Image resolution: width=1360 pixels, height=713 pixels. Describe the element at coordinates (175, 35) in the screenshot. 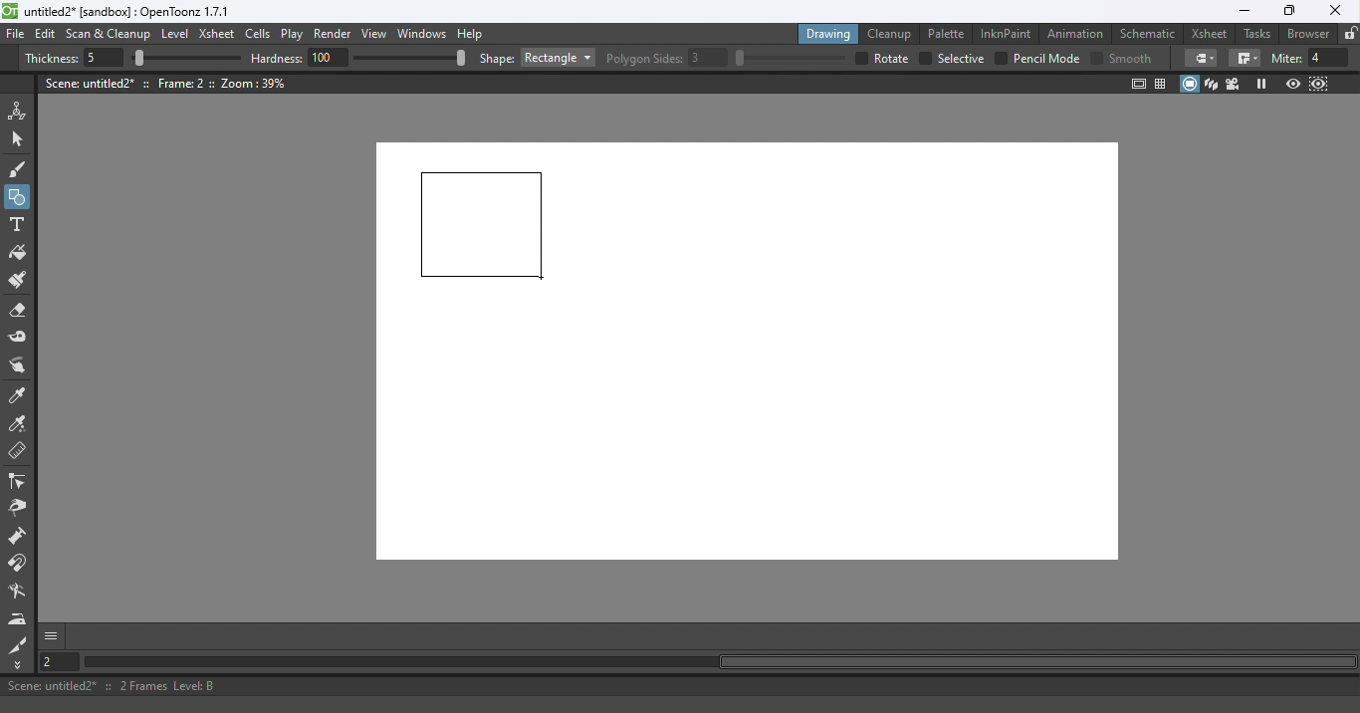

I see `Level` at that location.